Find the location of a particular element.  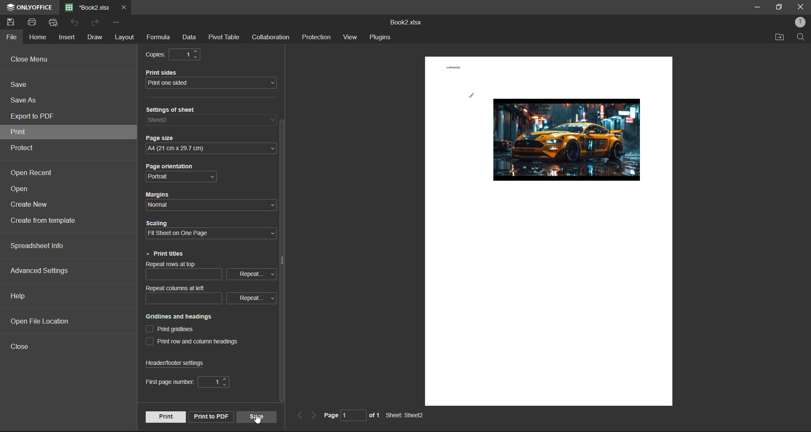

profile is located at coordinates (798, 23).